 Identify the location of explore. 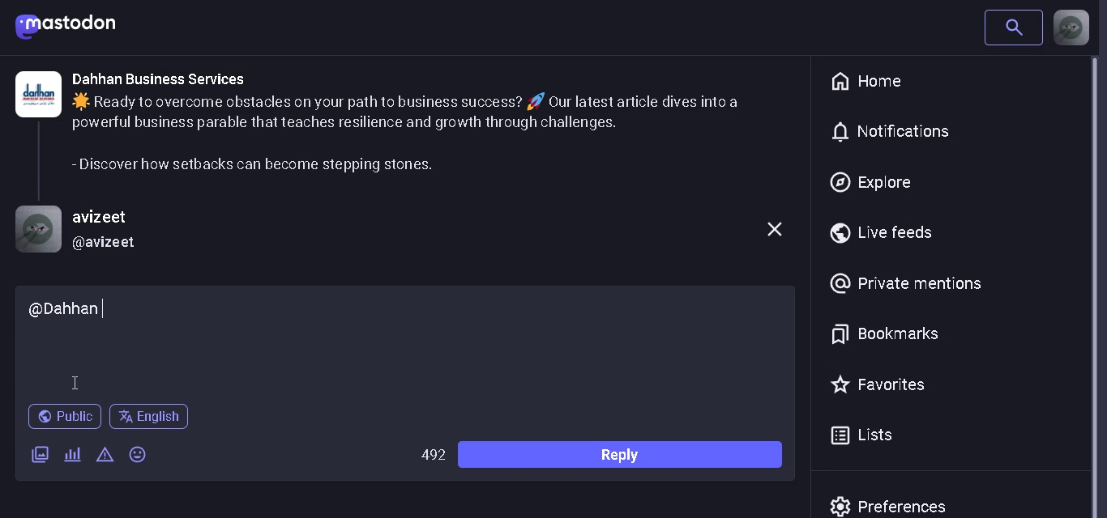
(871, 184).